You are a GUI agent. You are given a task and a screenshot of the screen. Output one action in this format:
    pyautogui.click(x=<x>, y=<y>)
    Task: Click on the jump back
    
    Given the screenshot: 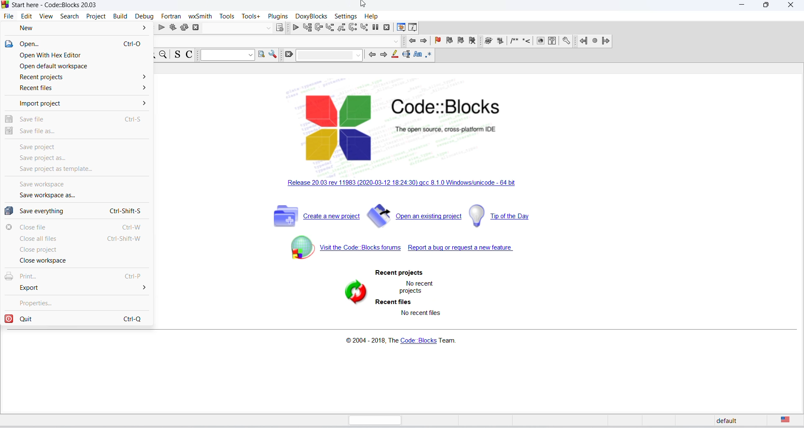 What is the action you would take?
    pyautogui.click(x=584, y=41)
    